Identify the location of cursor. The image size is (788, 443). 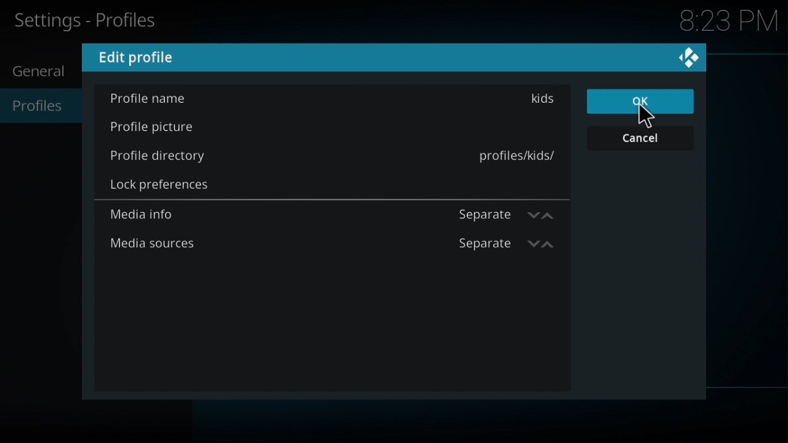
(647, 116).